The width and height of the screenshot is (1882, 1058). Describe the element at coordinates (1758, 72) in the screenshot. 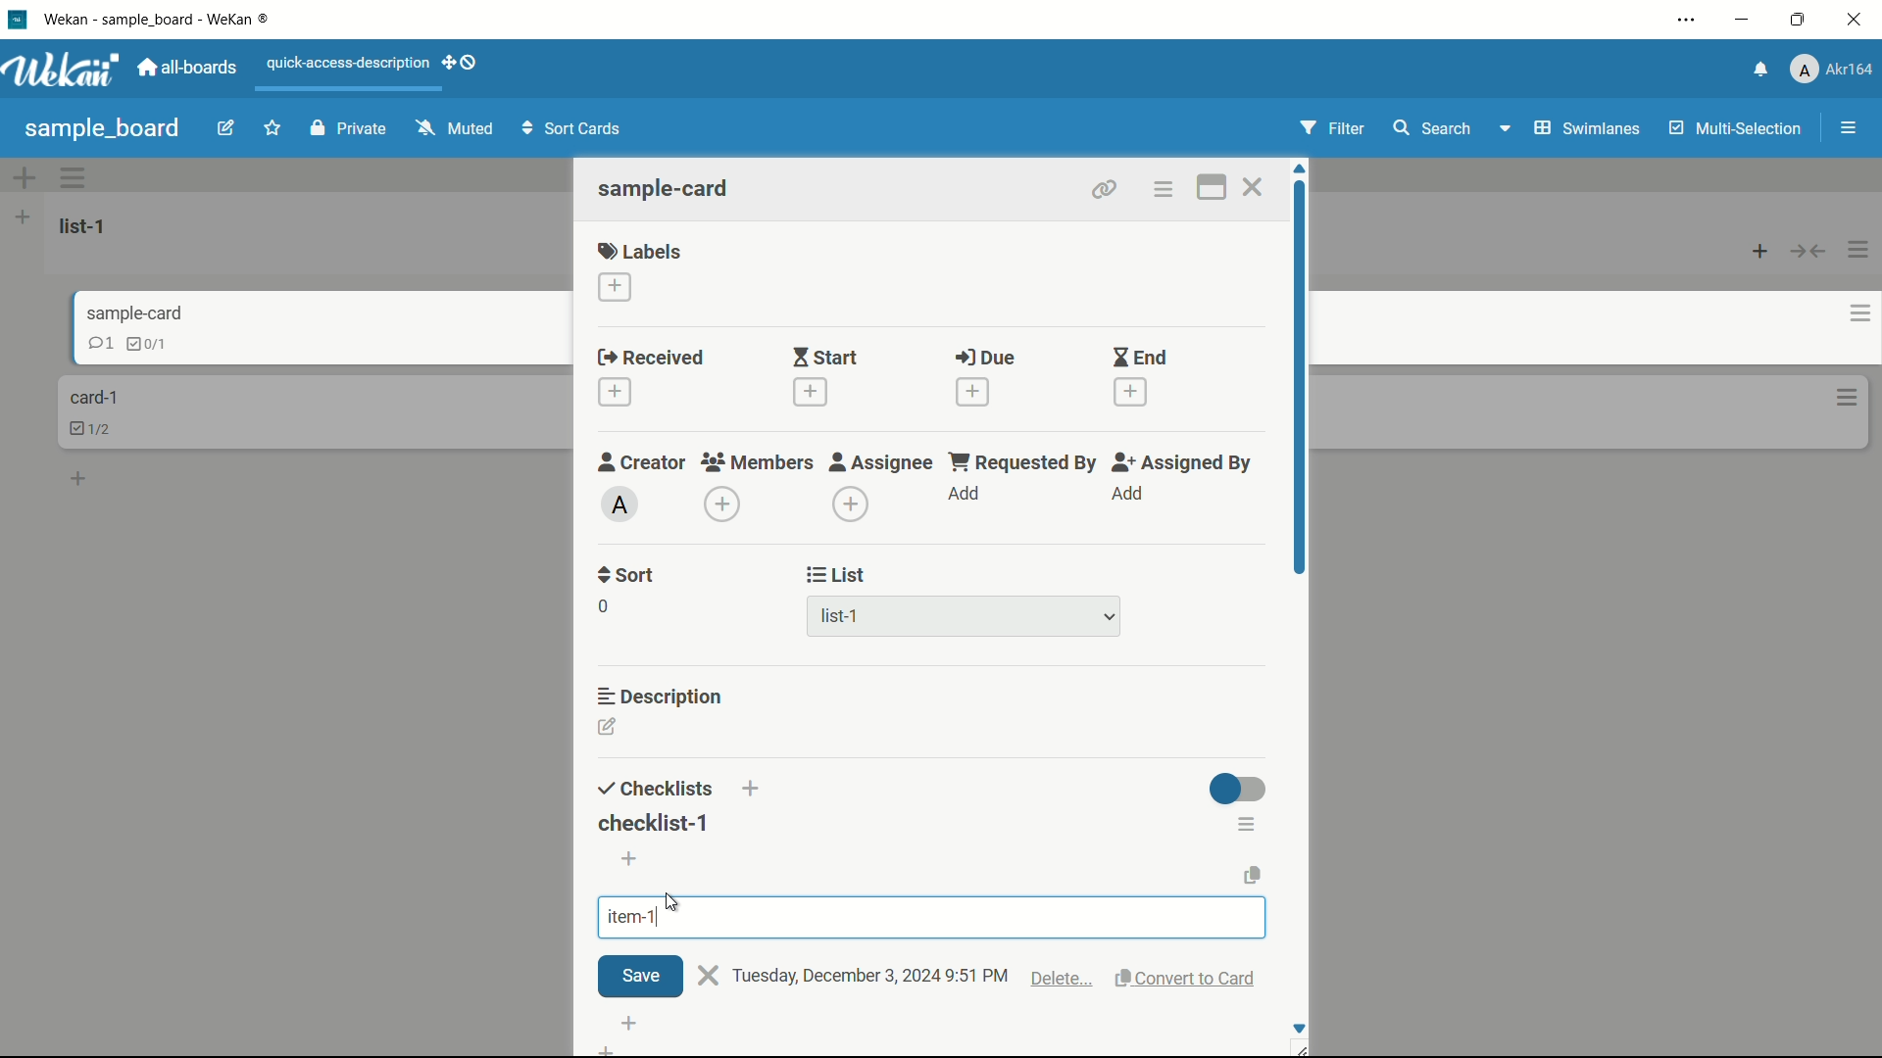

I see `notifications` at that location.